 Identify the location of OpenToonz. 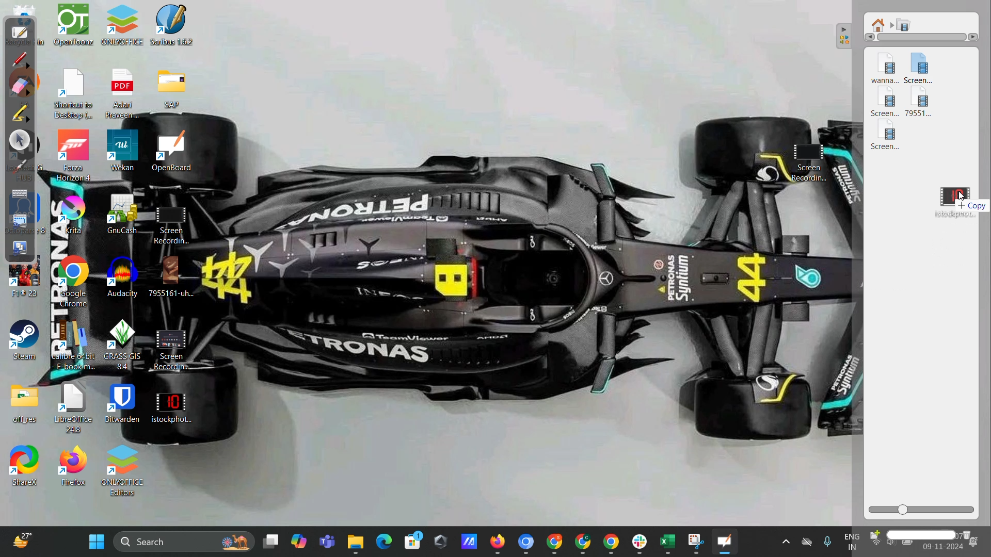
(73, 32).